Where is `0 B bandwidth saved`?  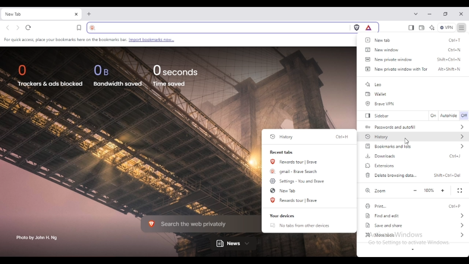 0 B bandwidth saved is located at coordinates (118, 75).